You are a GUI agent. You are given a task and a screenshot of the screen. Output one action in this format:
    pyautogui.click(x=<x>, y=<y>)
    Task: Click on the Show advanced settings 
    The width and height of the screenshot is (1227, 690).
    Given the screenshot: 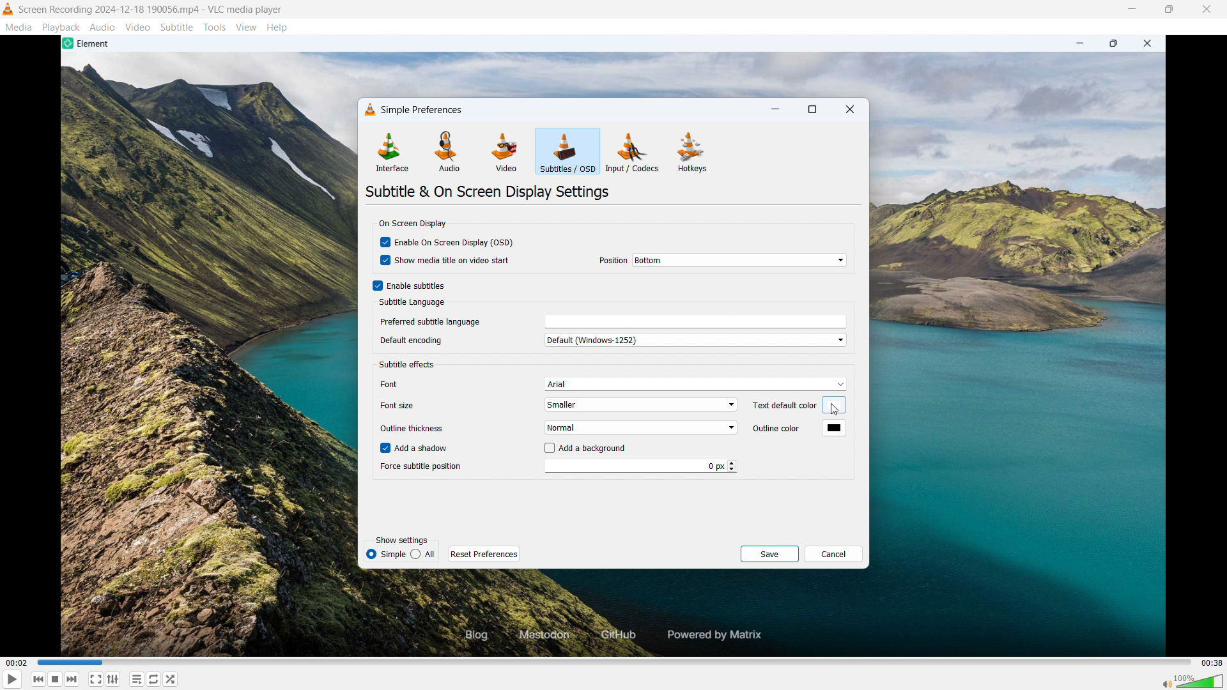 What is the action you would take?
    pyautogui.click(x=112, y=679)
    